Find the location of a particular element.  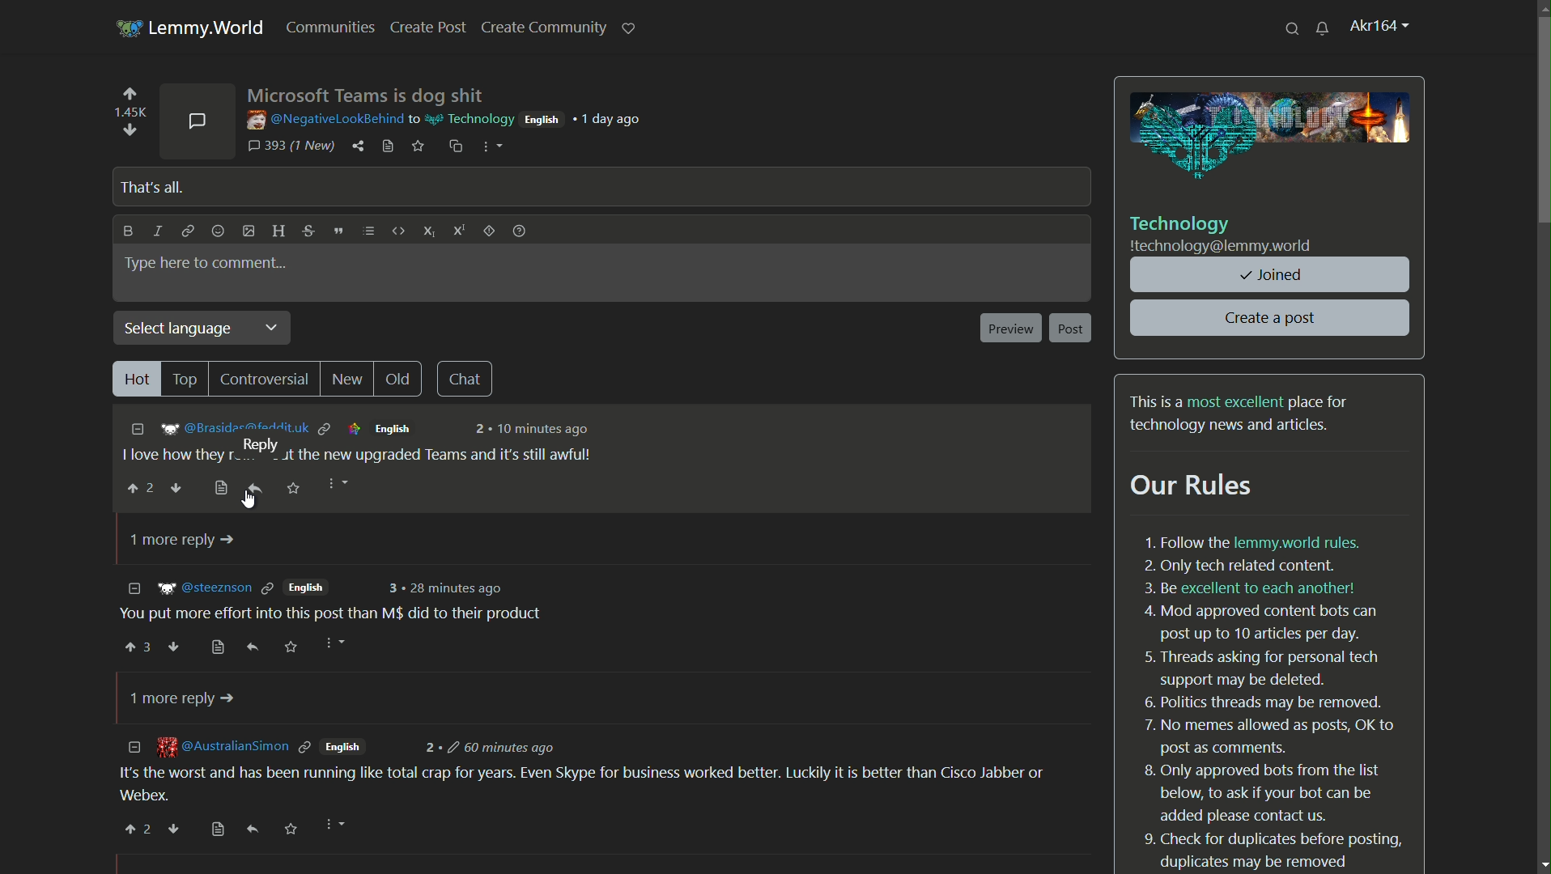

1 day ago is located at coordinates (613, 119).